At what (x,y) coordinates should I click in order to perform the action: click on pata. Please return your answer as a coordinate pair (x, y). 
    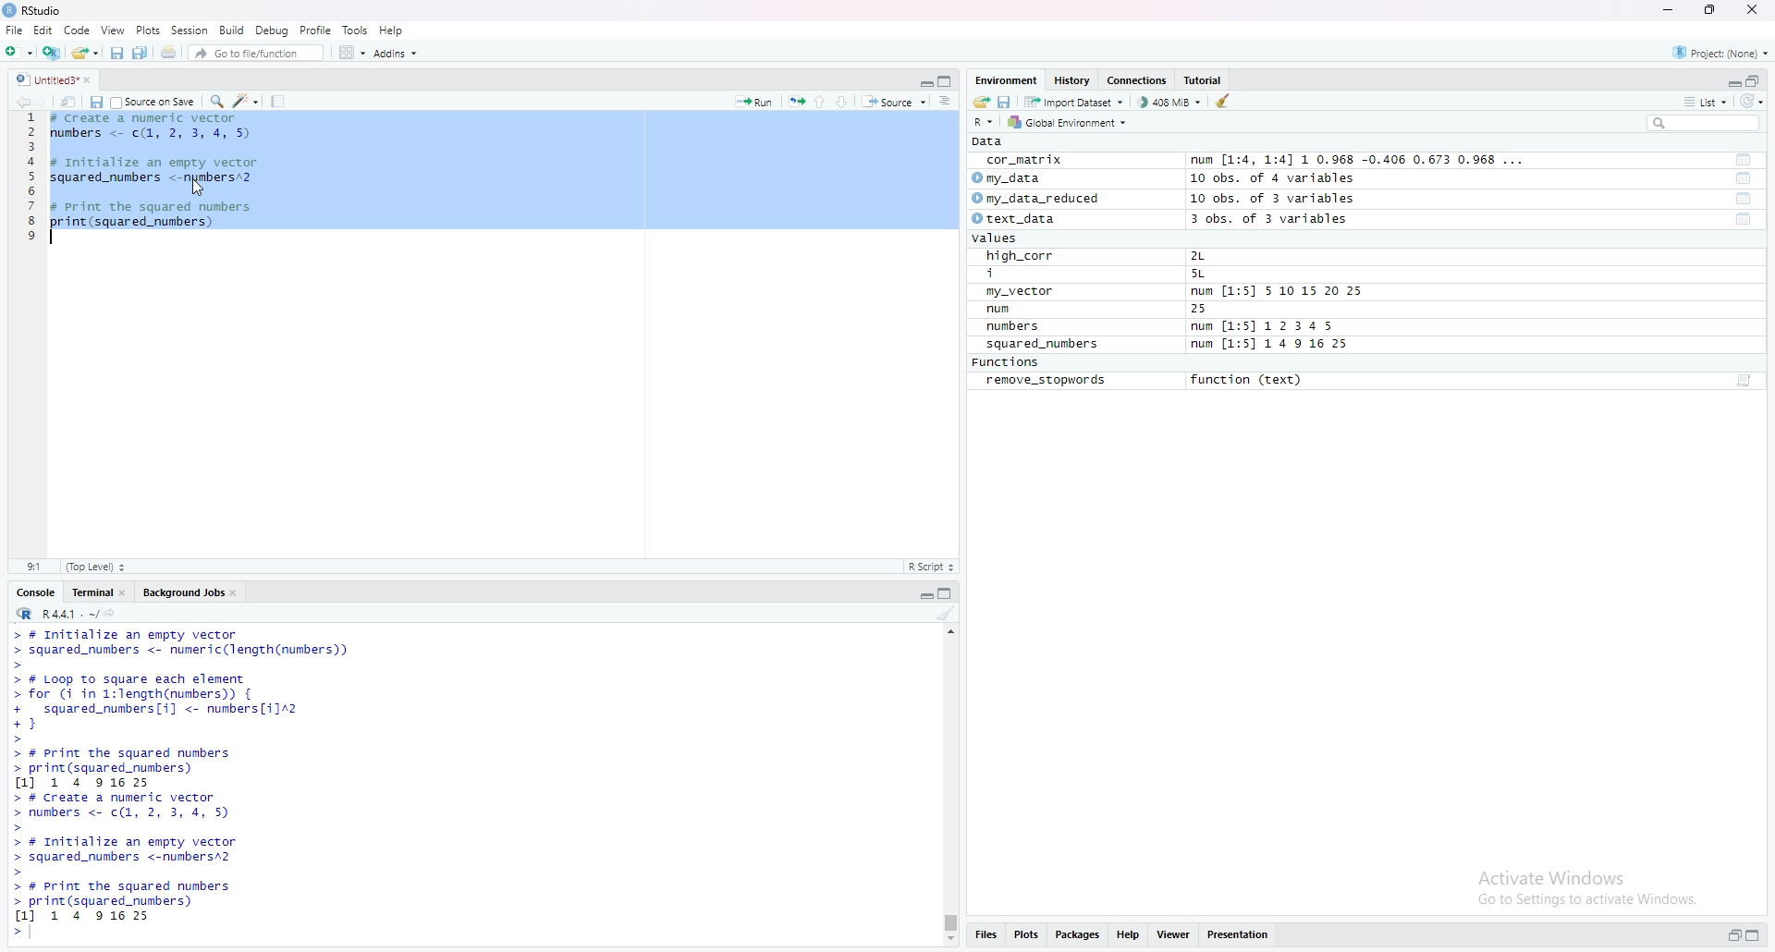
    Looking at the image, I should click on (992, 141).